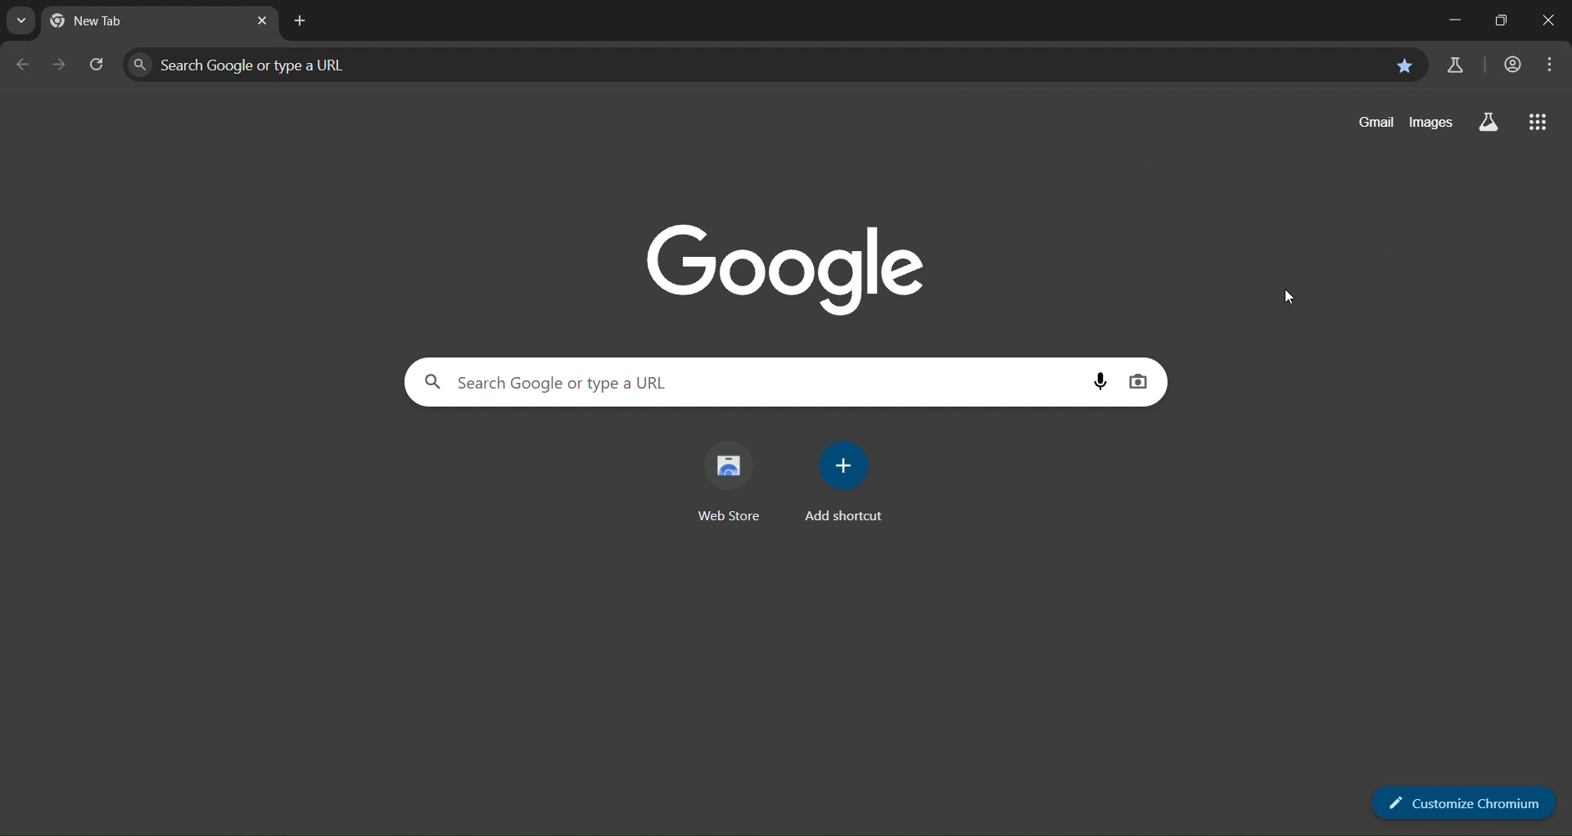  Describe the element at coordinates (790, 263) in the screenshot. I see `google` at that location.